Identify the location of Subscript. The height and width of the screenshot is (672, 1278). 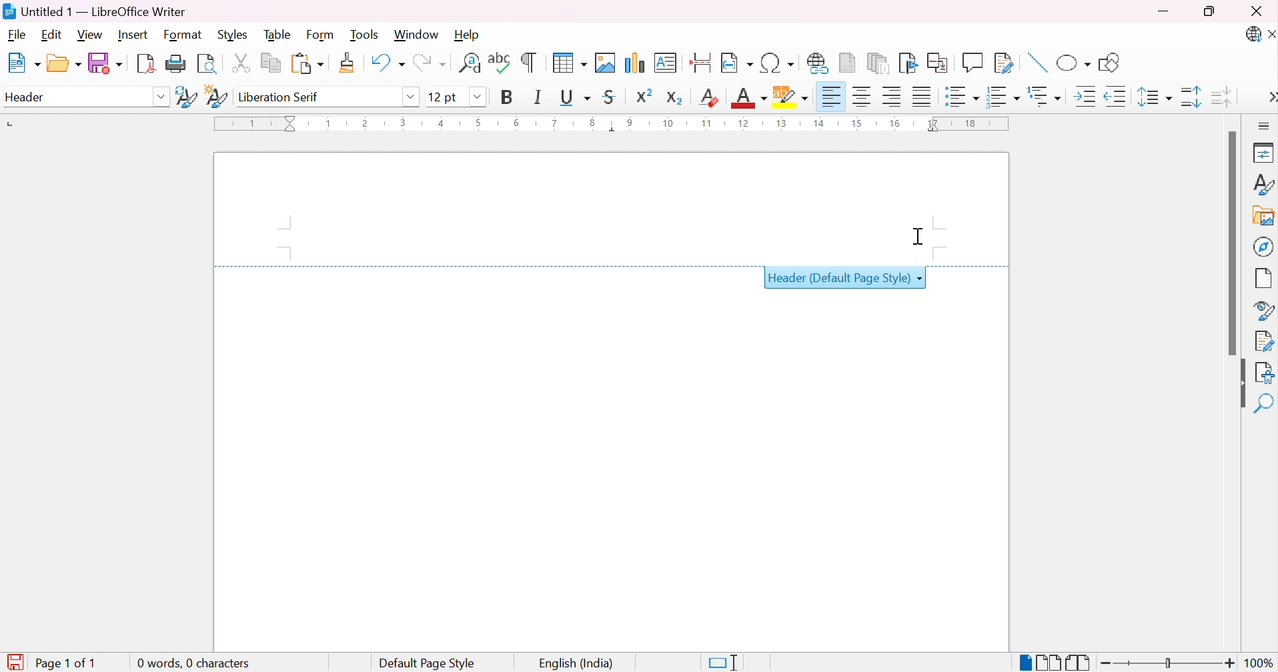
(676, 100).